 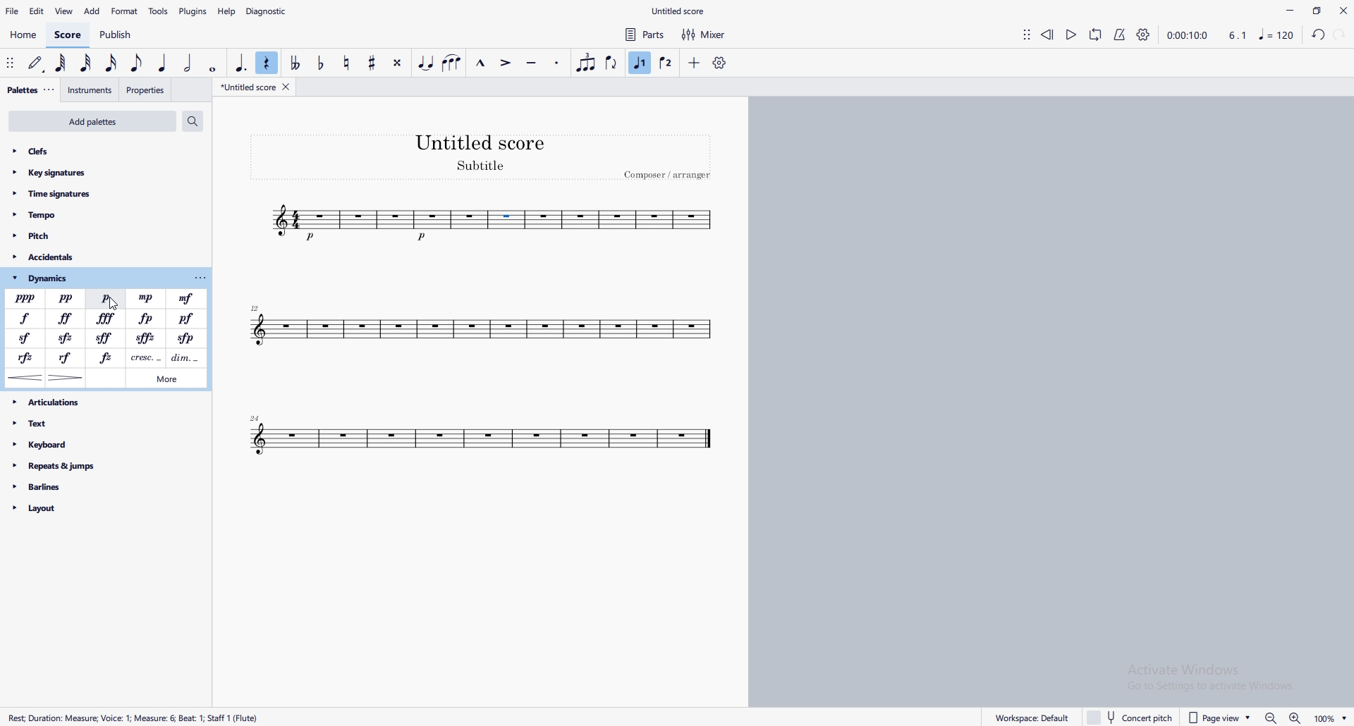 I want to click on fortepiano, so click(x=147, y=319).